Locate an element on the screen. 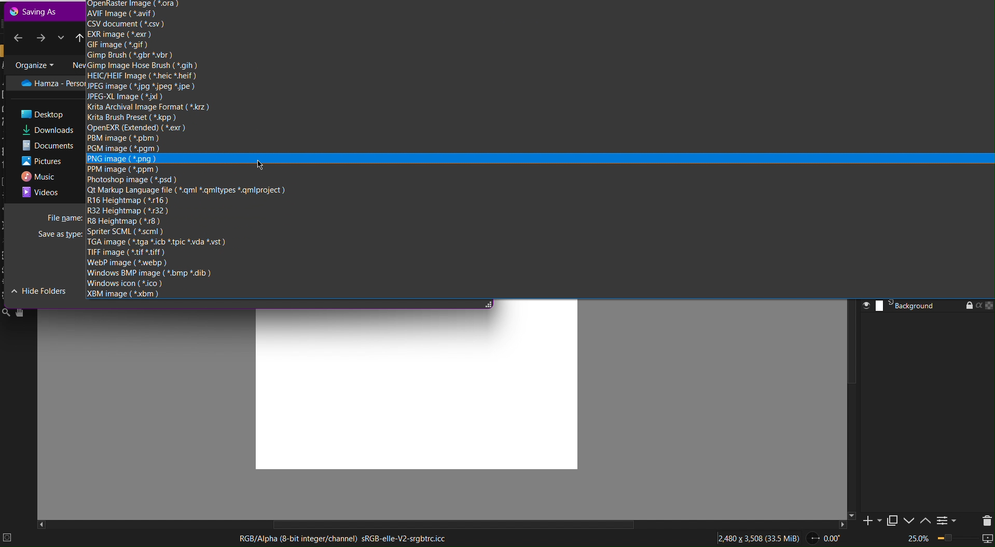  Save as type is located at coordinates (61, 236).